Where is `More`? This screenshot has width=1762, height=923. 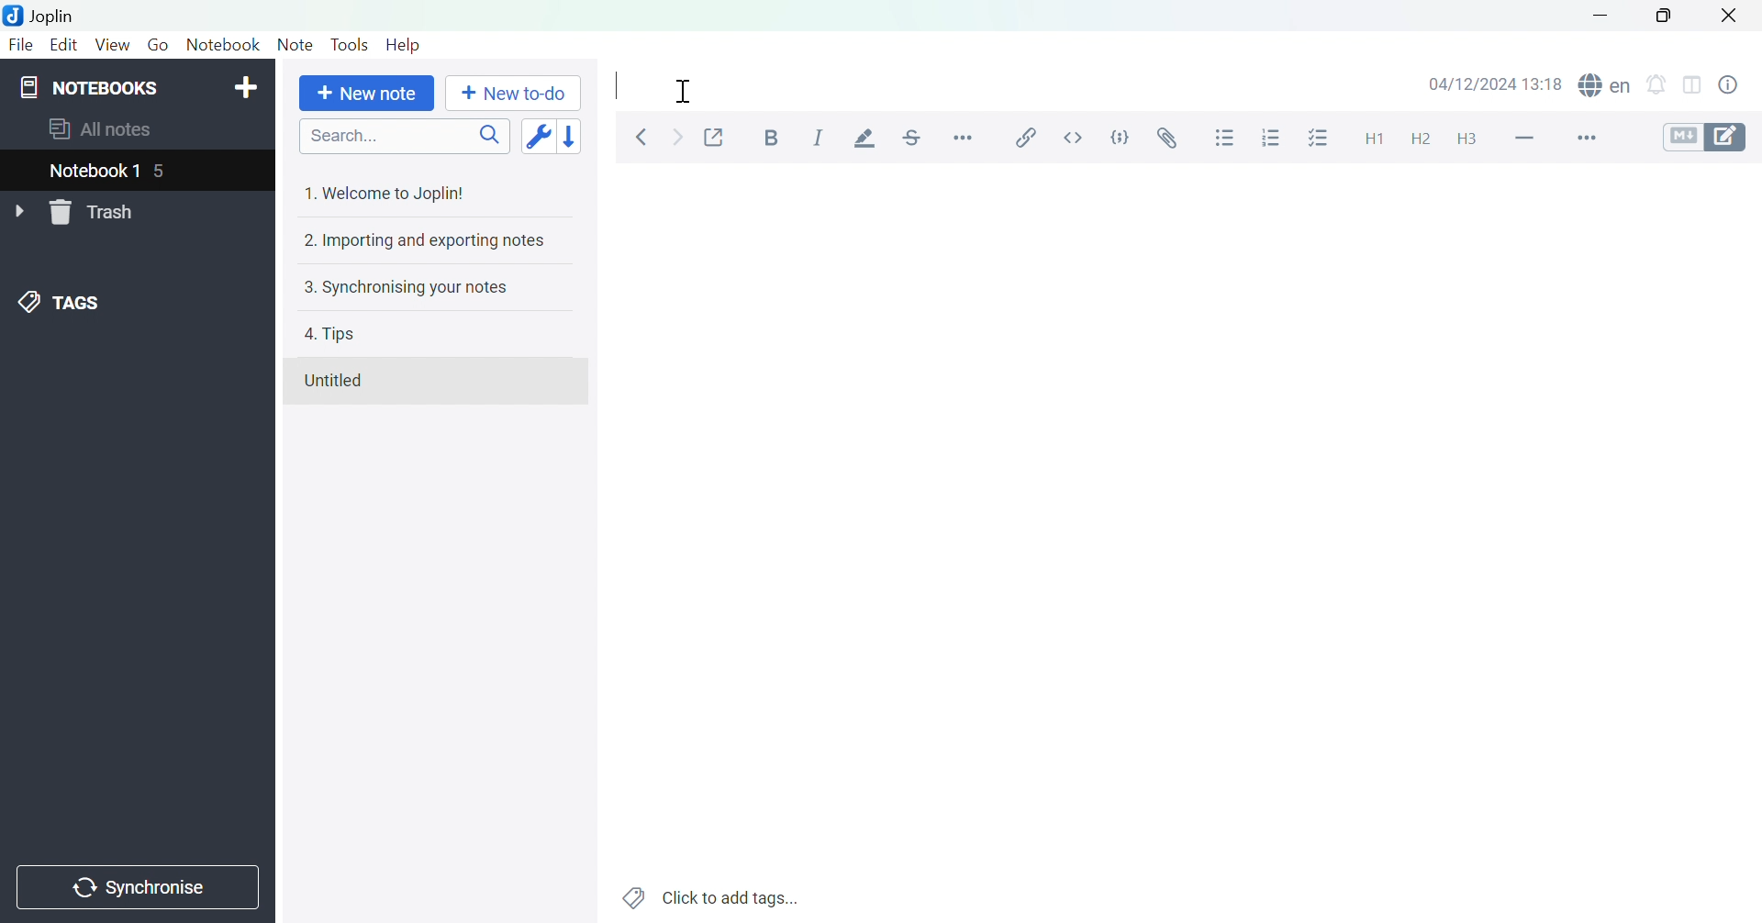
More is located at coordinates (1593, 138).